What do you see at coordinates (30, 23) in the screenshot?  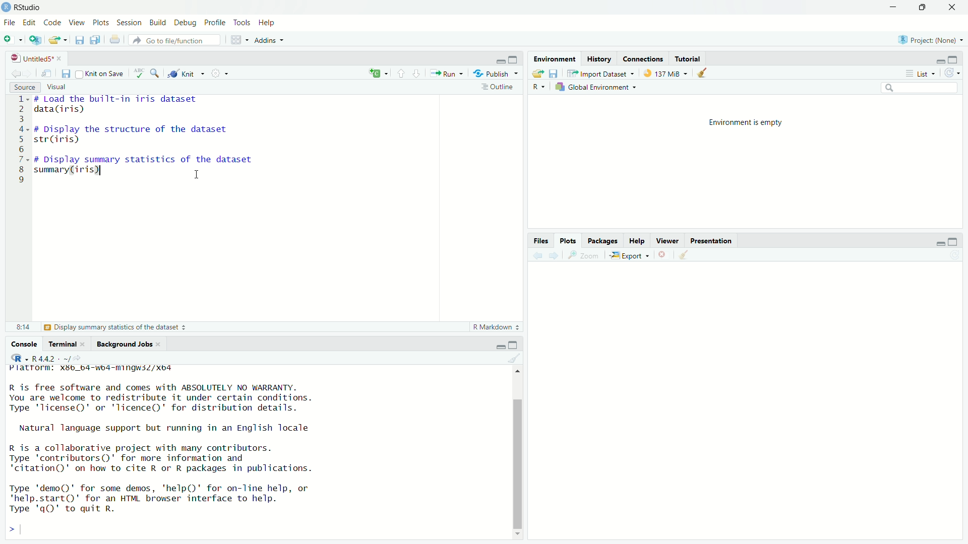 I see `Edit` at bounding box center [30, 23].